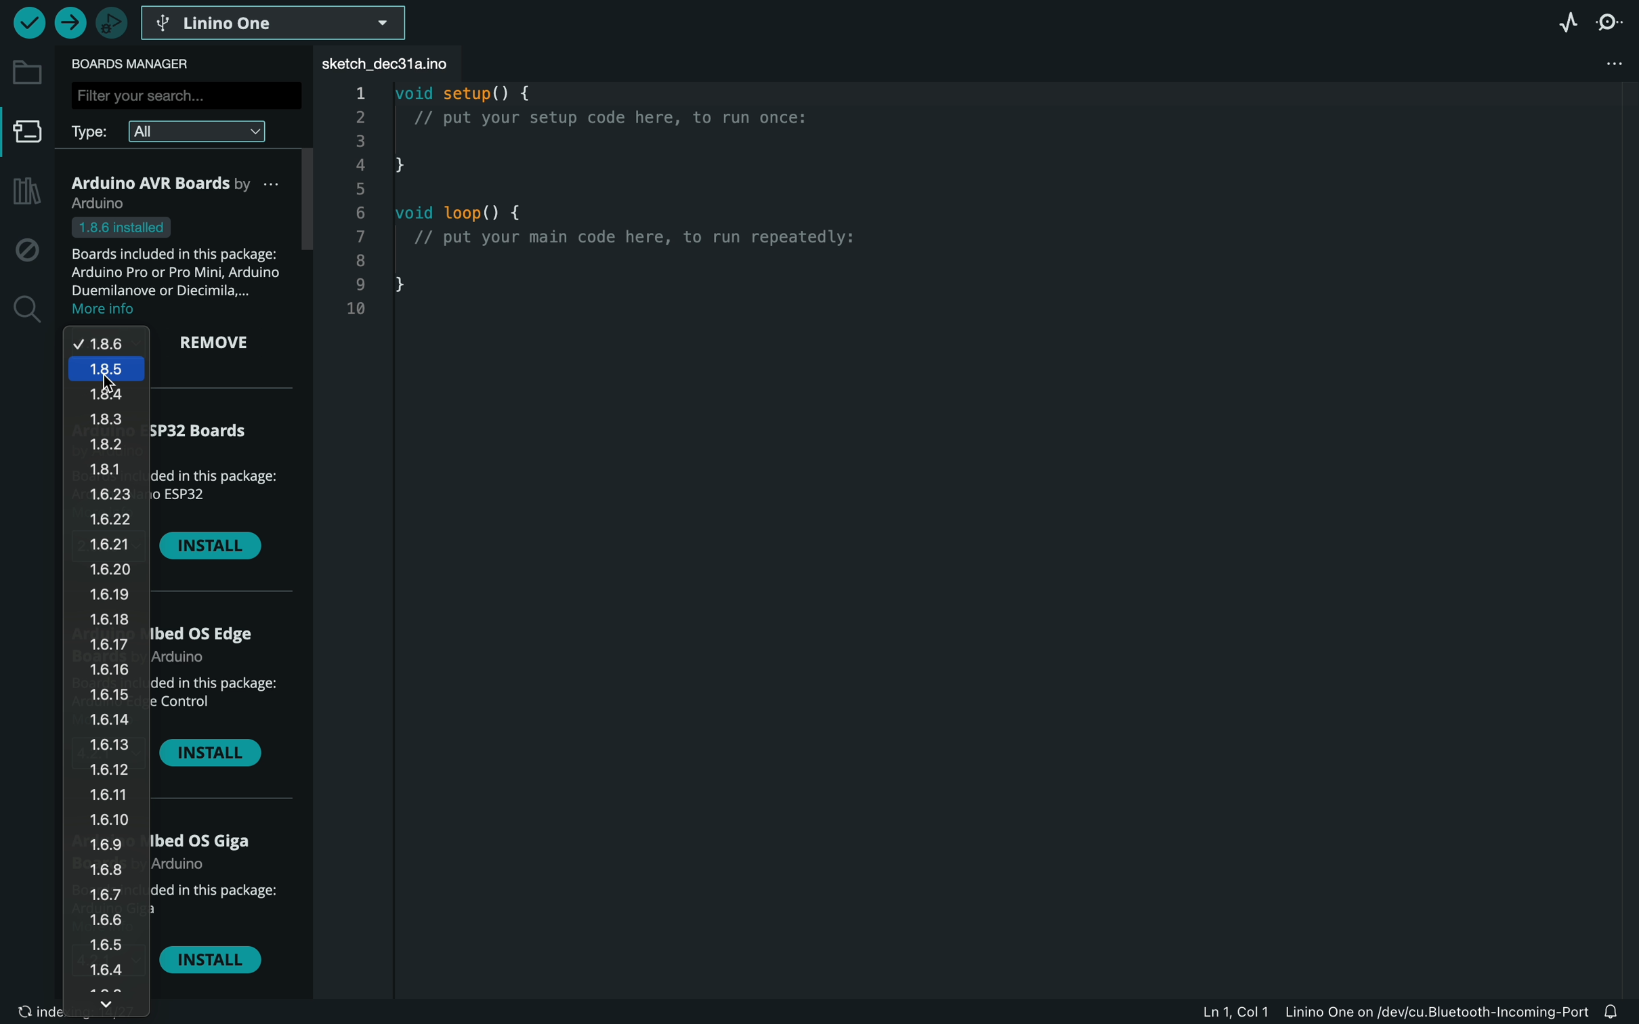 The width and height of the screenshot is (1639, 1024). What do you see at coordinates (220, 494) in the screenshot?
I see `description` at bounding box center [220, 494].